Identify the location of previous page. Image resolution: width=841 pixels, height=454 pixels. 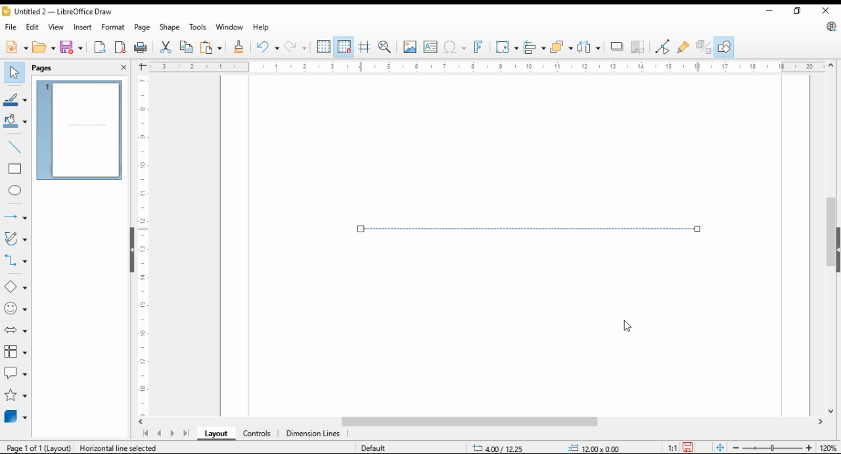
(160, 434).